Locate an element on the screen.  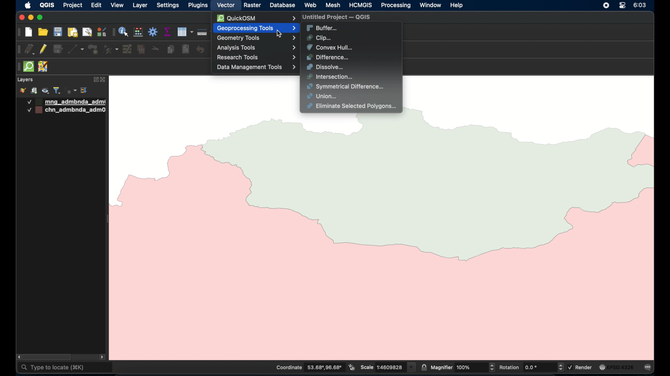
measure line is located at coordinates (205, 32).